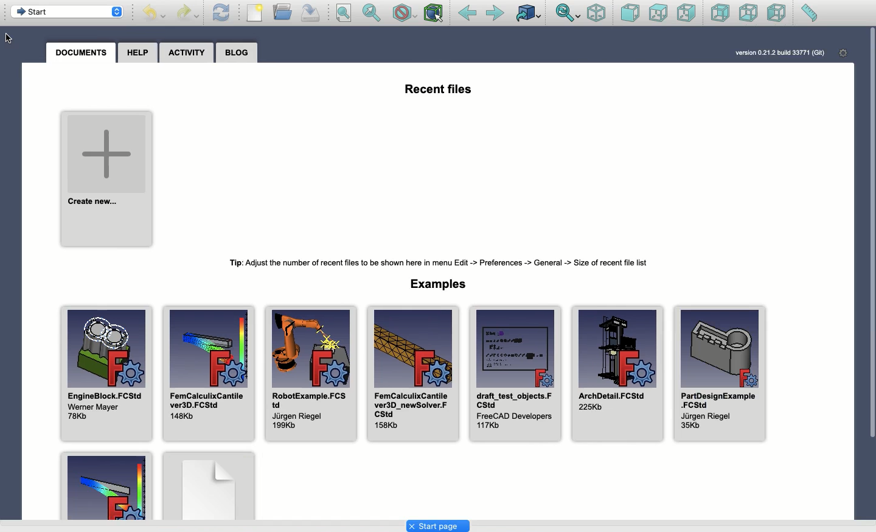  Describe the element at coordinates (812, 13) in the screenshot. I see `Measure` at that location.